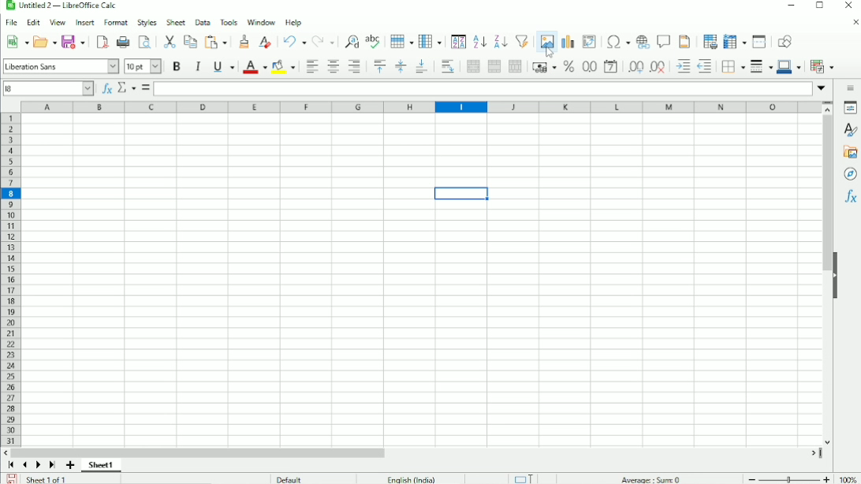 Image resolution: width=861 pixels, height=484 pixels. I want to click on Scroll to first sheet, so click(11, 465).